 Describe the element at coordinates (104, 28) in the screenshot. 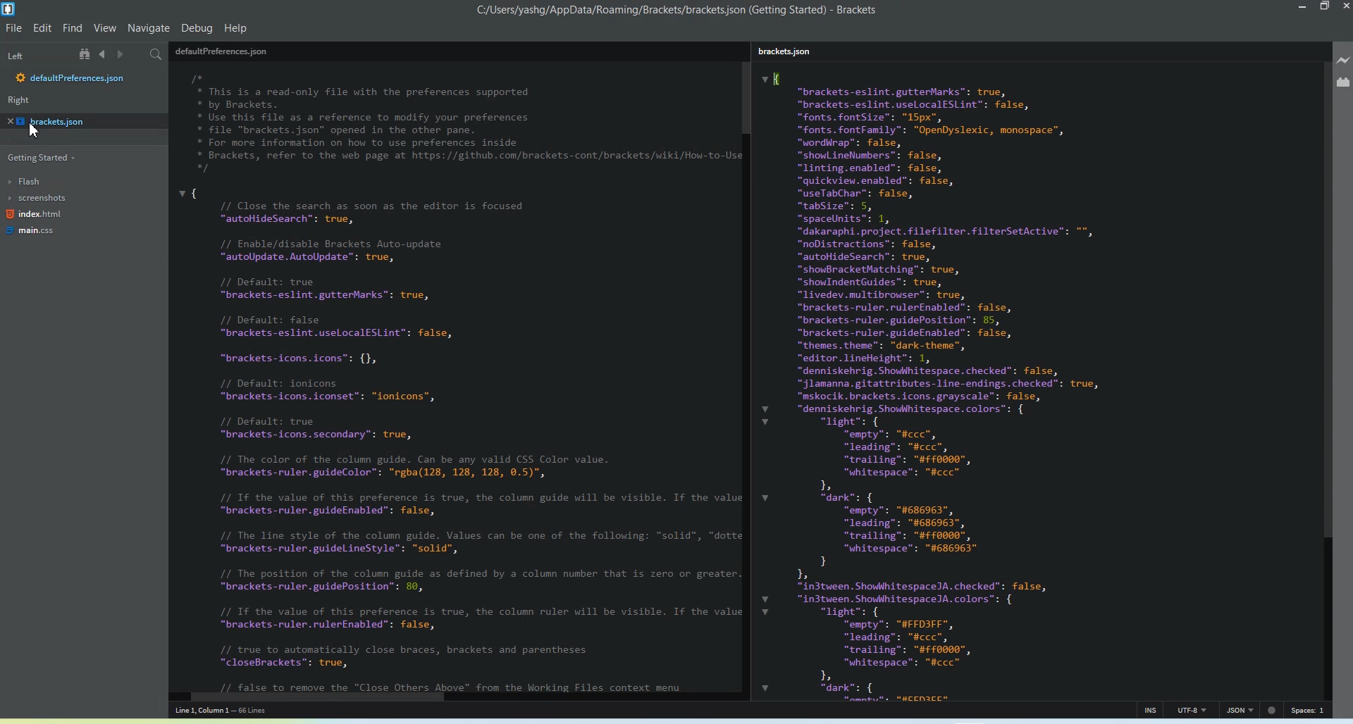

I see `View` at that location.